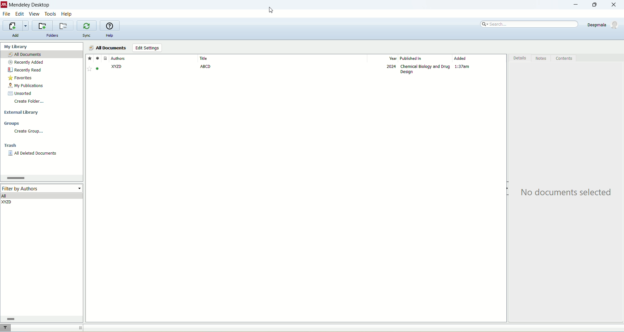 The image size is (624, 332). Describe the element at coordinates (19, 14) in the screenshot. I see `edit` at that location.